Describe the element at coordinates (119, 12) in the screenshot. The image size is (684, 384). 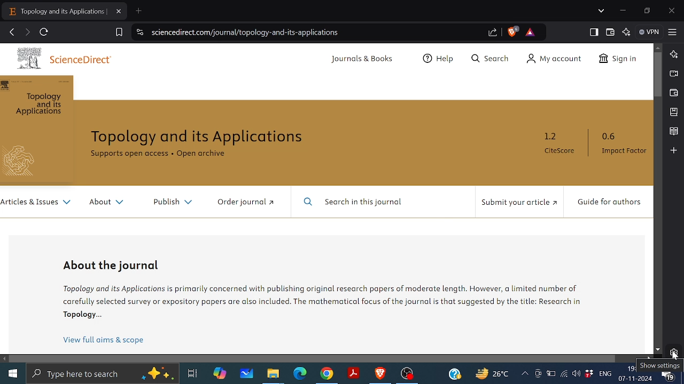
I see `Close current tab` at that location.